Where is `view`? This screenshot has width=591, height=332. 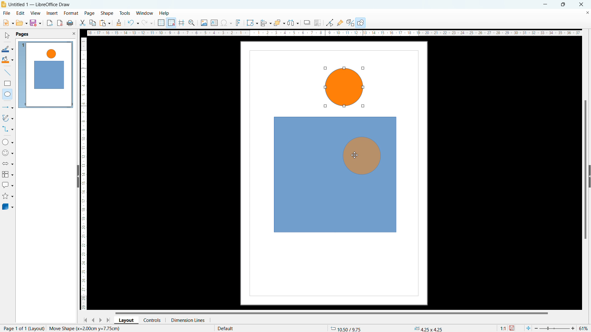
view is located at coordinates (35, 13).